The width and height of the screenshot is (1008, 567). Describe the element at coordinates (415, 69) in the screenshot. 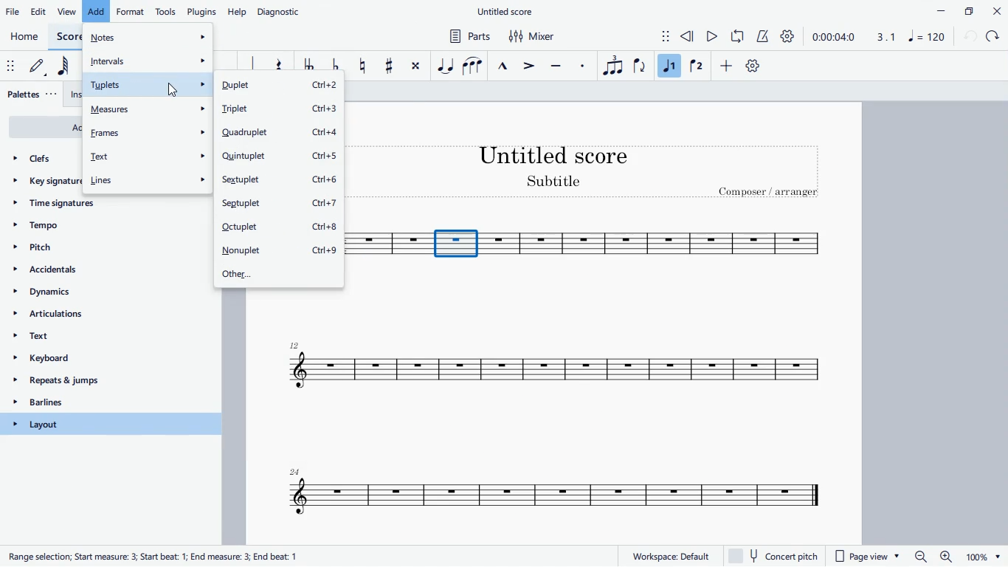

I see `toggle double sharp` at that location.